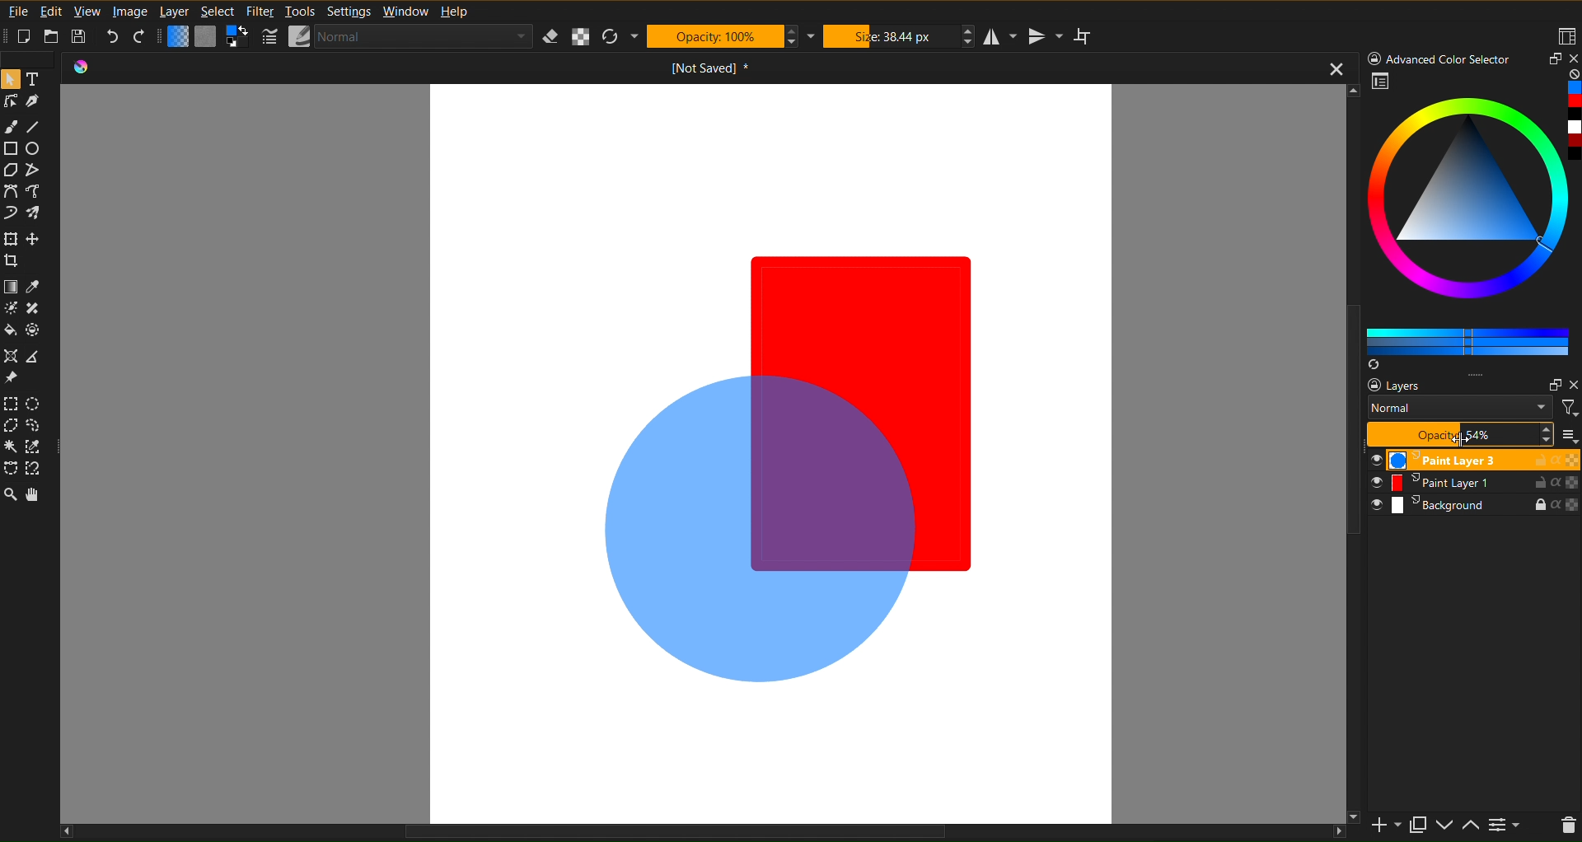  Describe the element at coordinates (1572, 384) in the screenshot. I see `close` at that location.